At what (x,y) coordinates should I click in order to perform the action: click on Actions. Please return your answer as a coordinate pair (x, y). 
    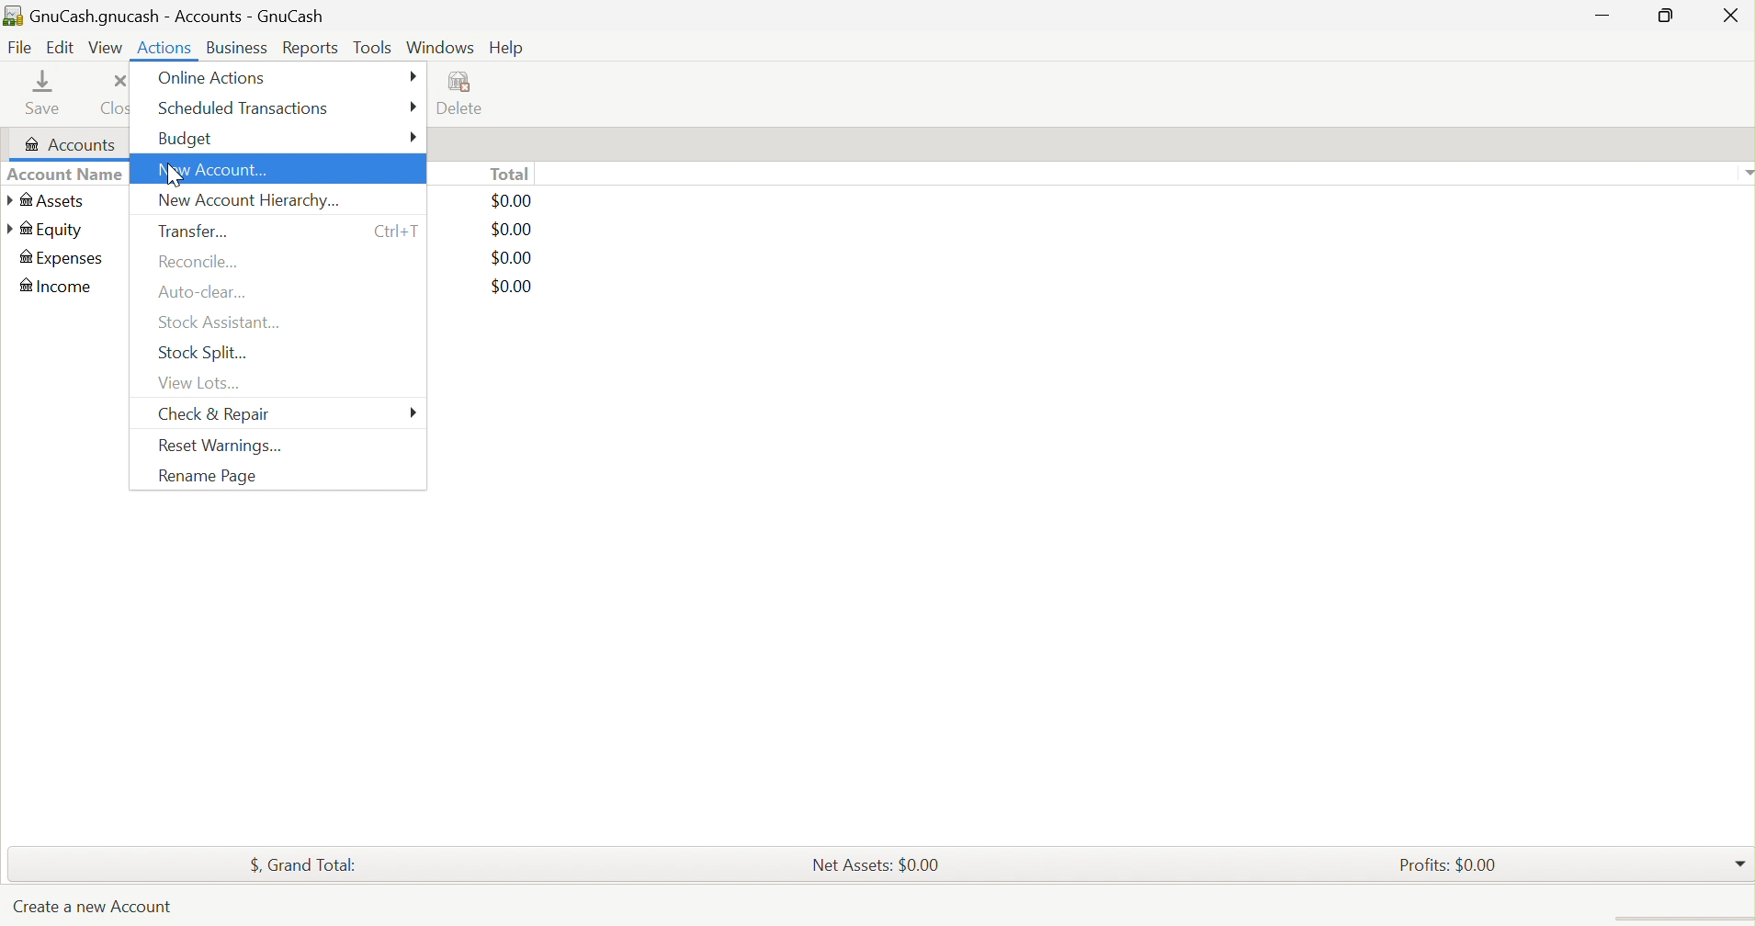
    Looking at the image, I should click on (167, 46).